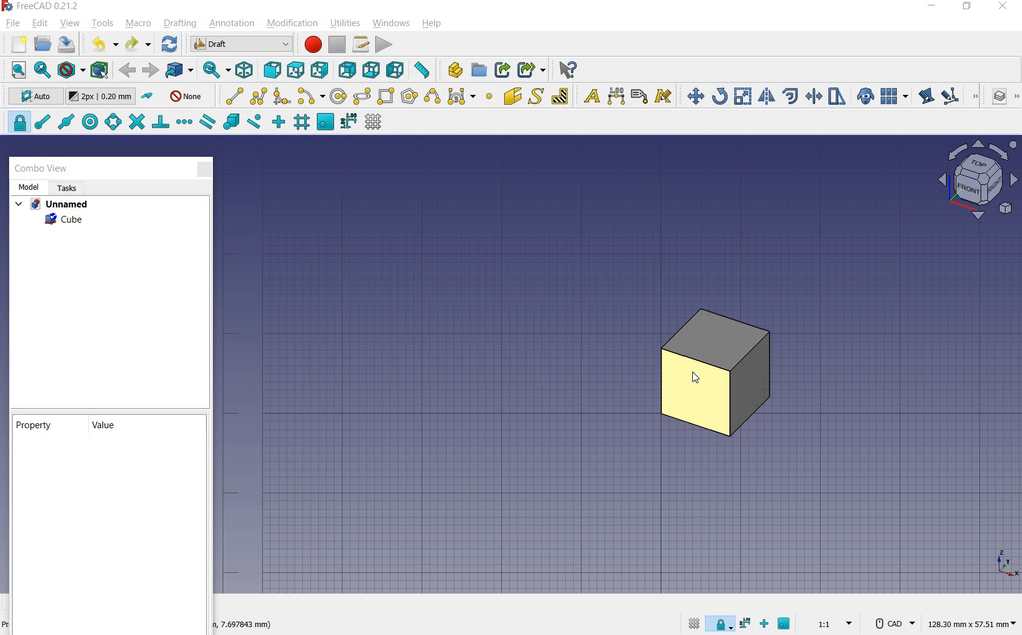 This screenshot has height=635, width=1022. What do you see at coordinates (639, 96) in the screenshot?
I see `label` at bounding box center [639, 96].